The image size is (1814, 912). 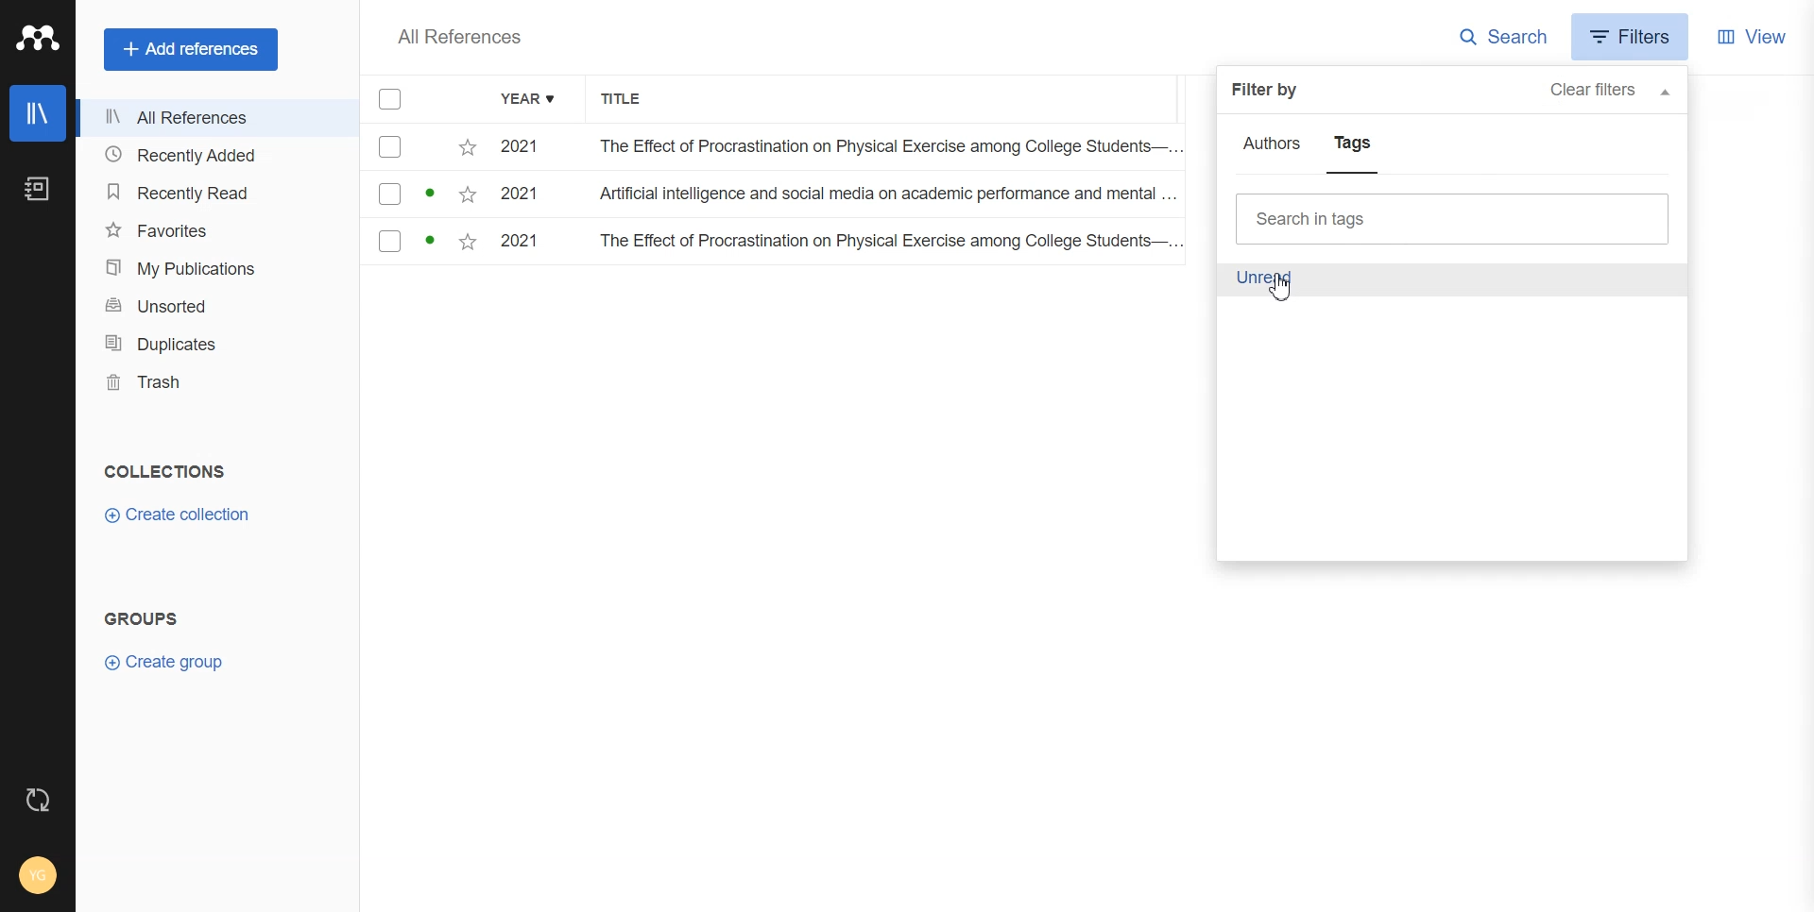 I want to click on Logo, so click(x=38, y=39).